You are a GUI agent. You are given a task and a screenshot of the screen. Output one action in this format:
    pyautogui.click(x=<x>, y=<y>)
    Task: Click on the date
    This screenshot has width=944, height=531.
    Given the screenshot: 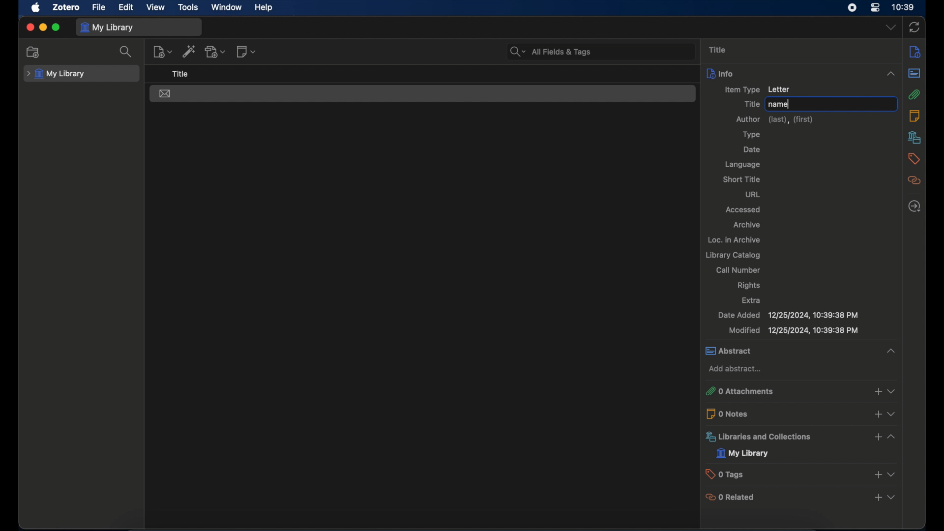 What is the action you would take?
    pyautogui.click(x=752, y=149)
    